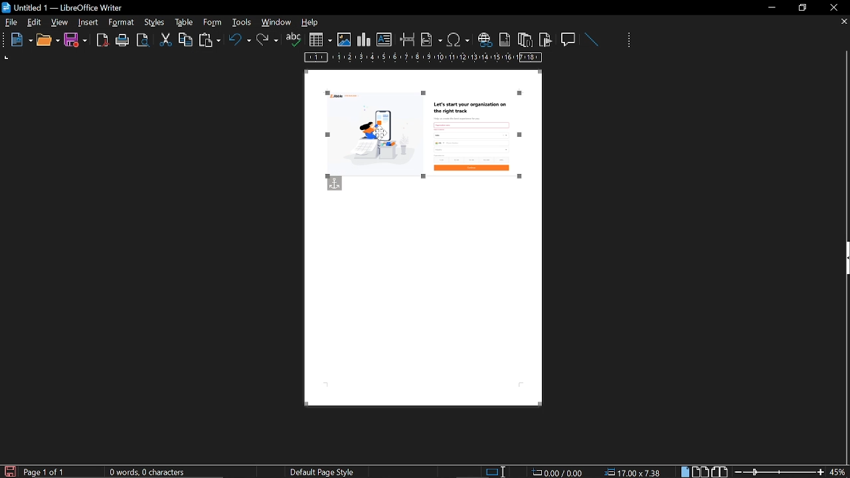  I want to click on insert table, so click(320, 40).